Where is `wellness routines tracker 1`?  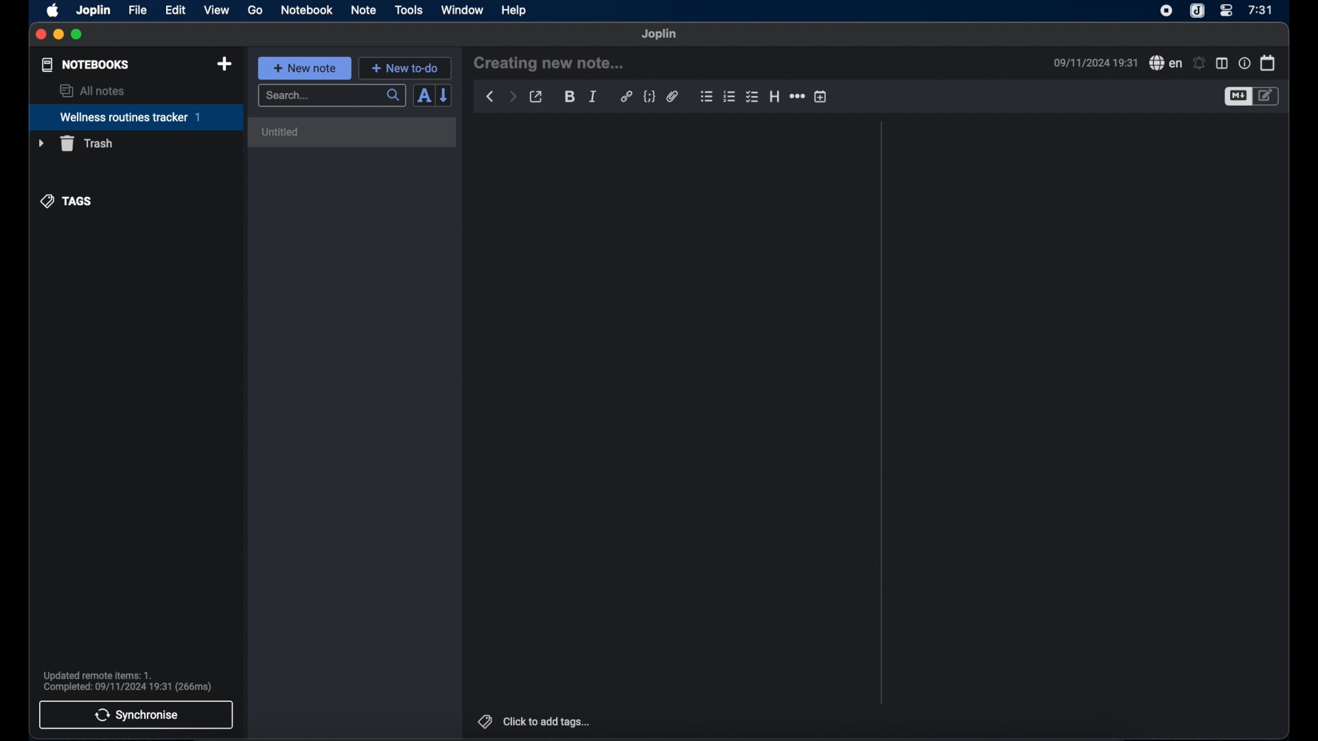 wellness routines tracker 1 is located at coordinates (135, 118).